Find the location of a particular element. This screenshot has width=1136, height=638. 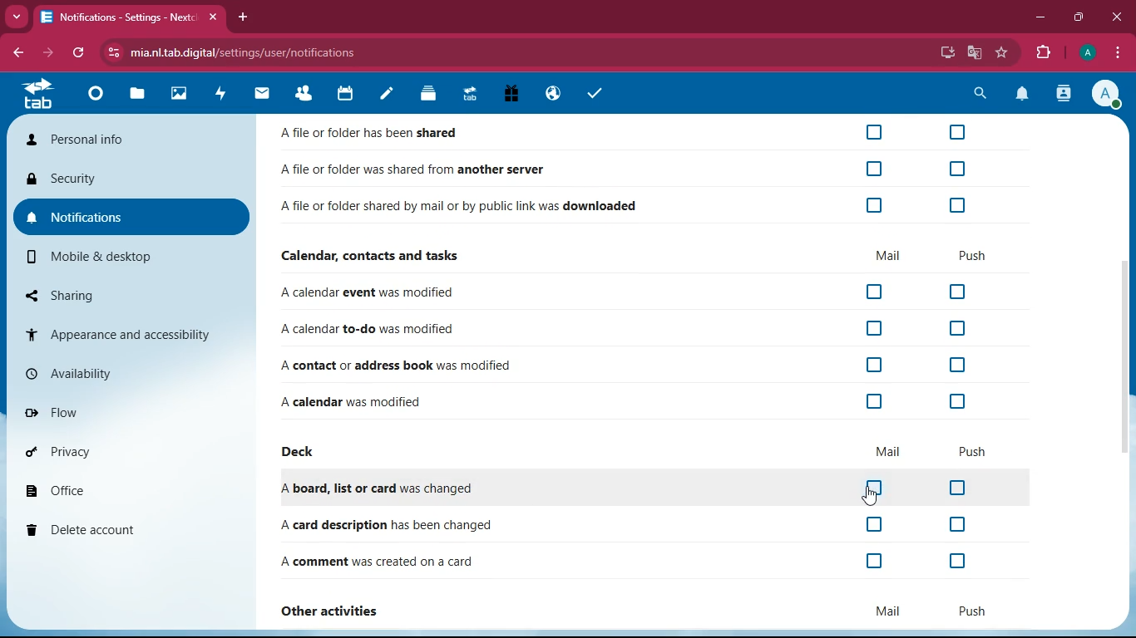

Upgrade is located at coordinates (471, 96).